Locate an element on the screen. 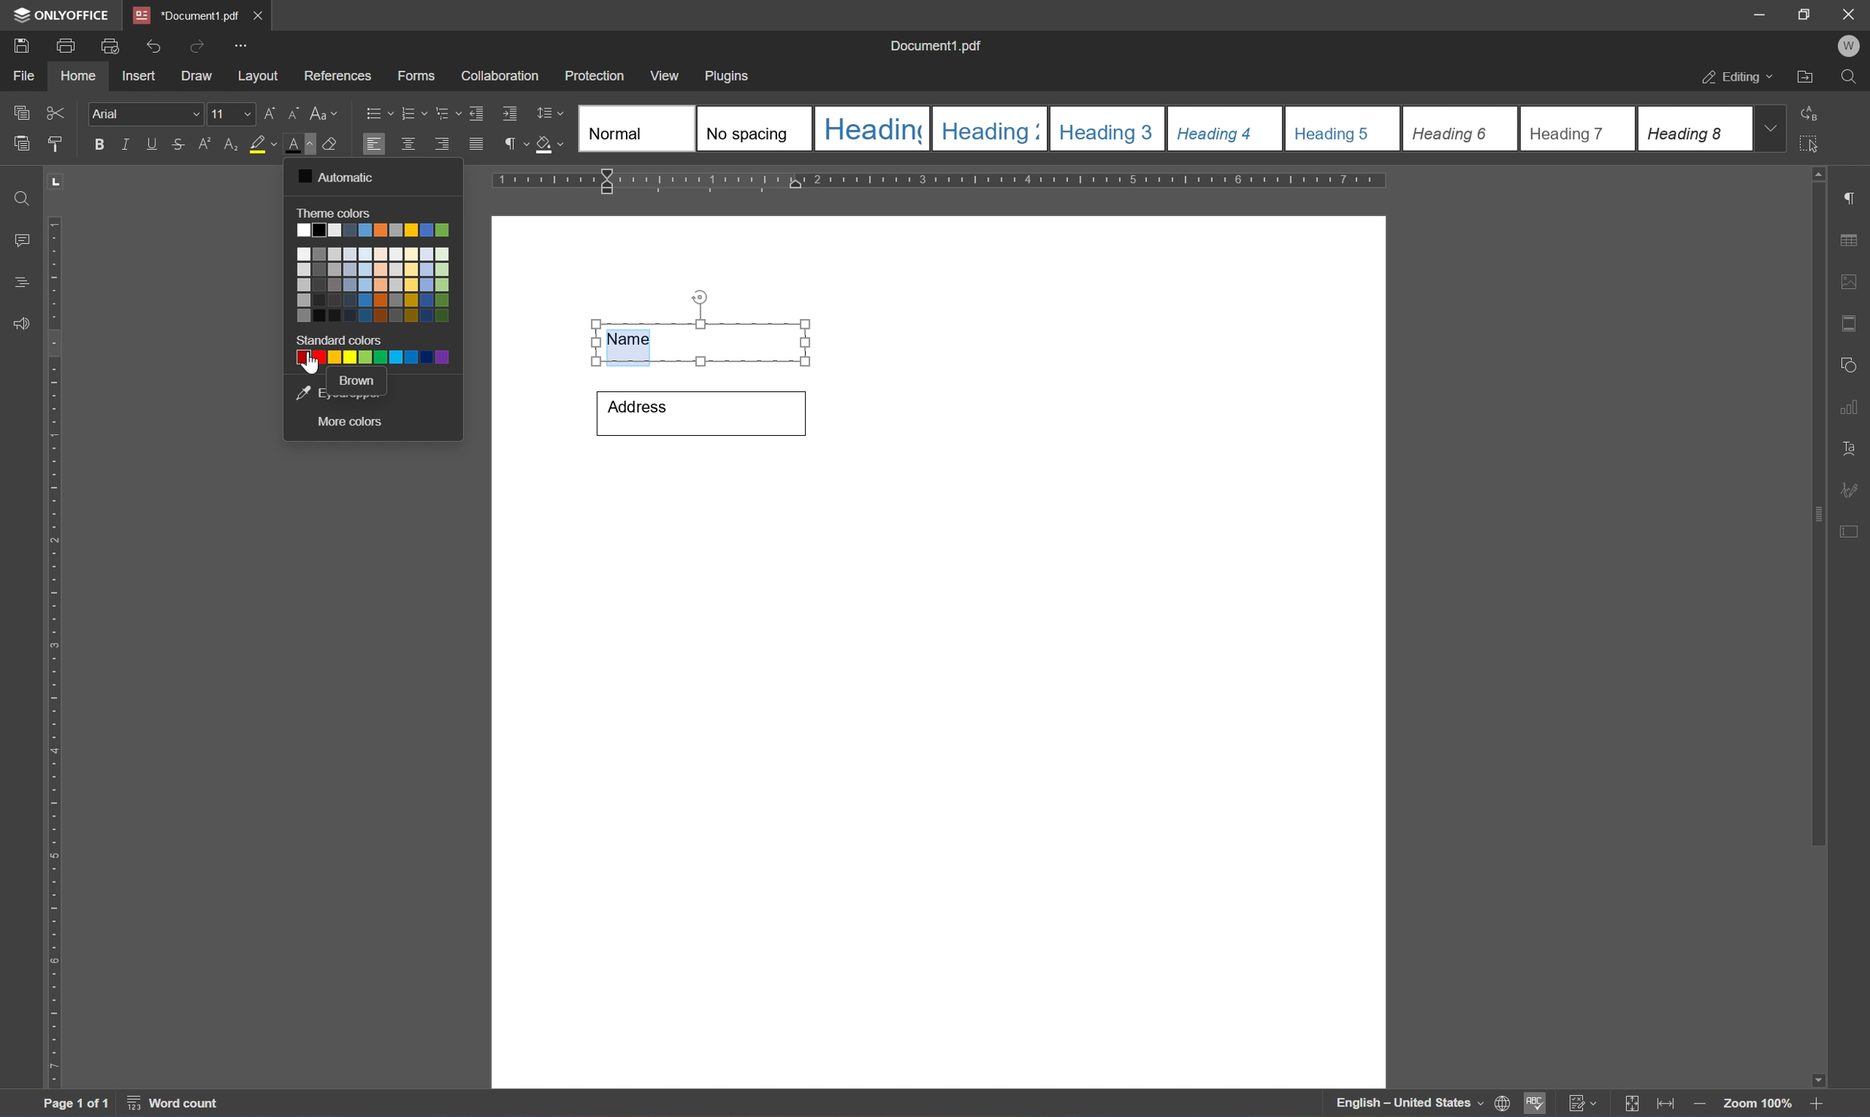 The height and width of the screenshot is (1117, 1870). decrease indent is located at coordinates (477, 112).